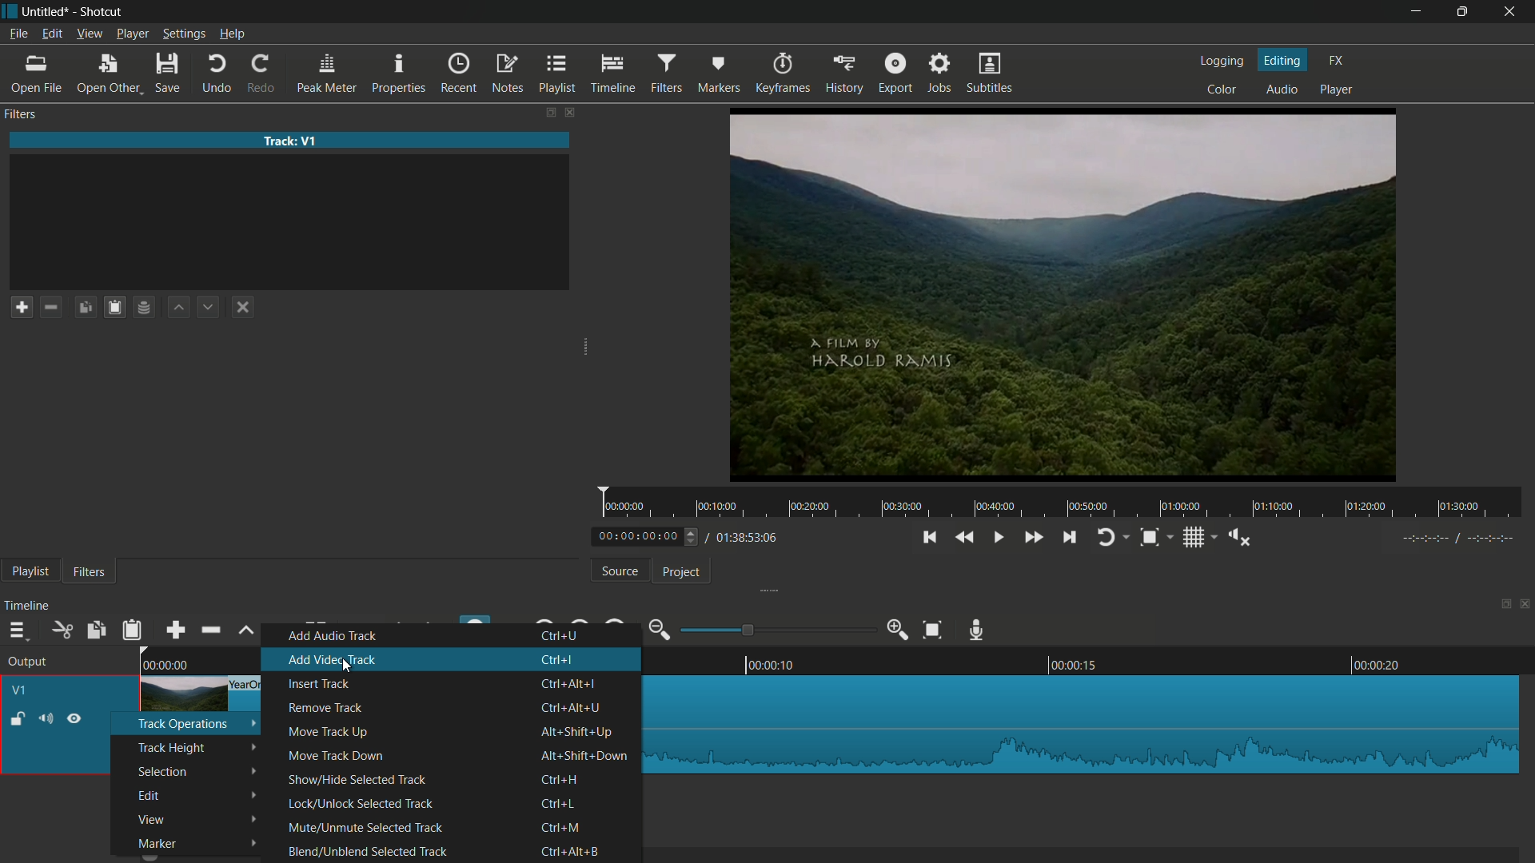 This screenshot has height=863, width=1535. Describe the element at coordinates (665, 74) in the screenshot. I see `filters` at that location.